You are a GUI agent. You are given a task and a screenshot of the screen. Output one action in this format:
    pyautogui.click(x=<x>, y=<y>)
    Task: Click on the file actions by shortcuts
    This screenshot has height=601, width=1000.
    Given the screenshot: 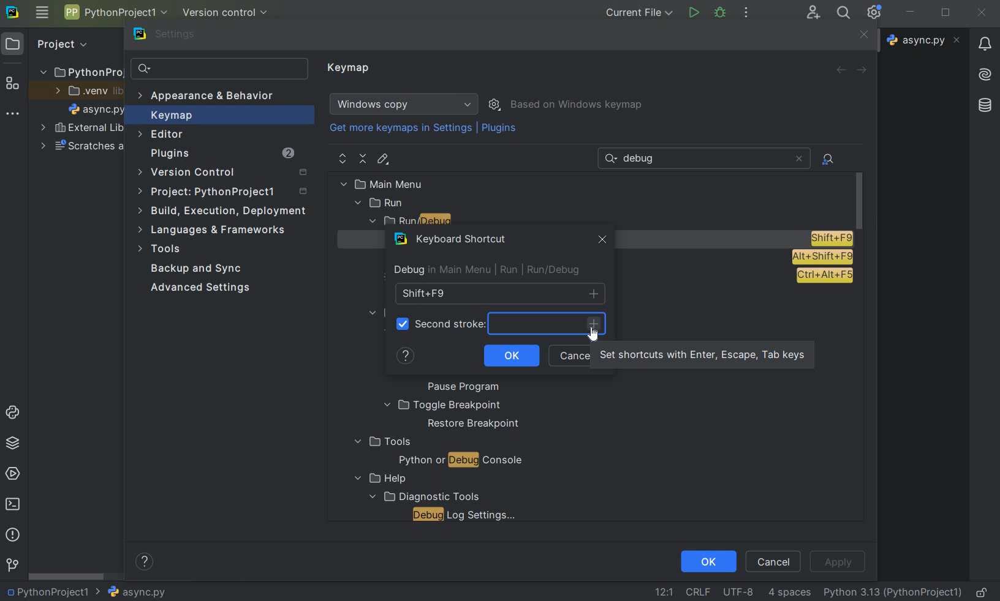 What is the action you would take?
    pyautogui.click(x=829, y=159)
    